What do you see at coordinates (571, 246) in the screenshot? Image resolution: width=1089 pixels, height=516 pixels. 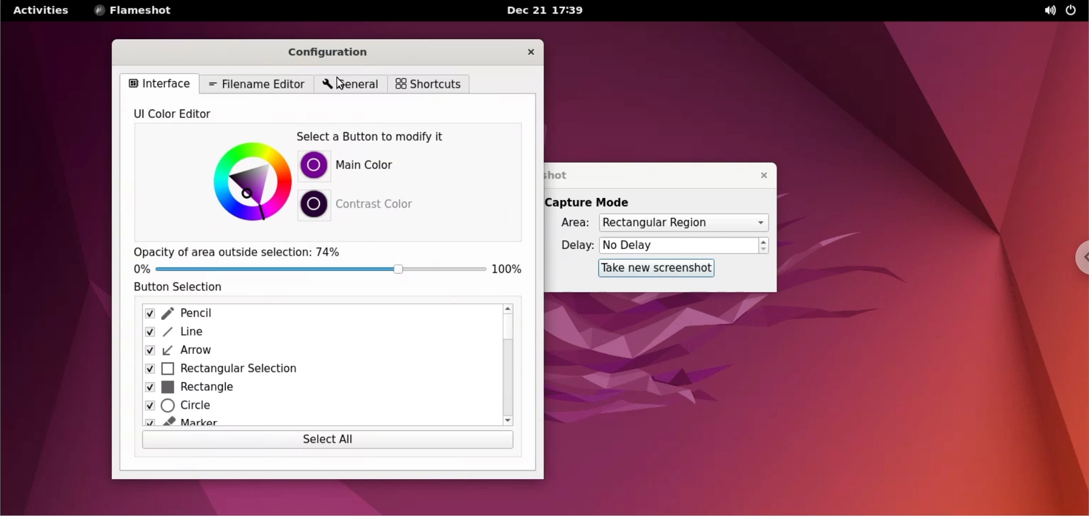 I see `delay:` at bounding box center [571, 246].